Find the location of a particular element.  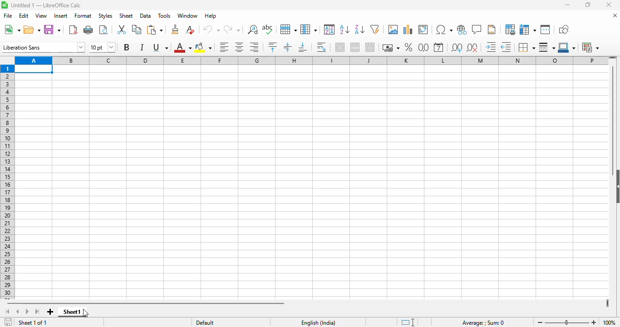

file is located at coordinates (7, 15).